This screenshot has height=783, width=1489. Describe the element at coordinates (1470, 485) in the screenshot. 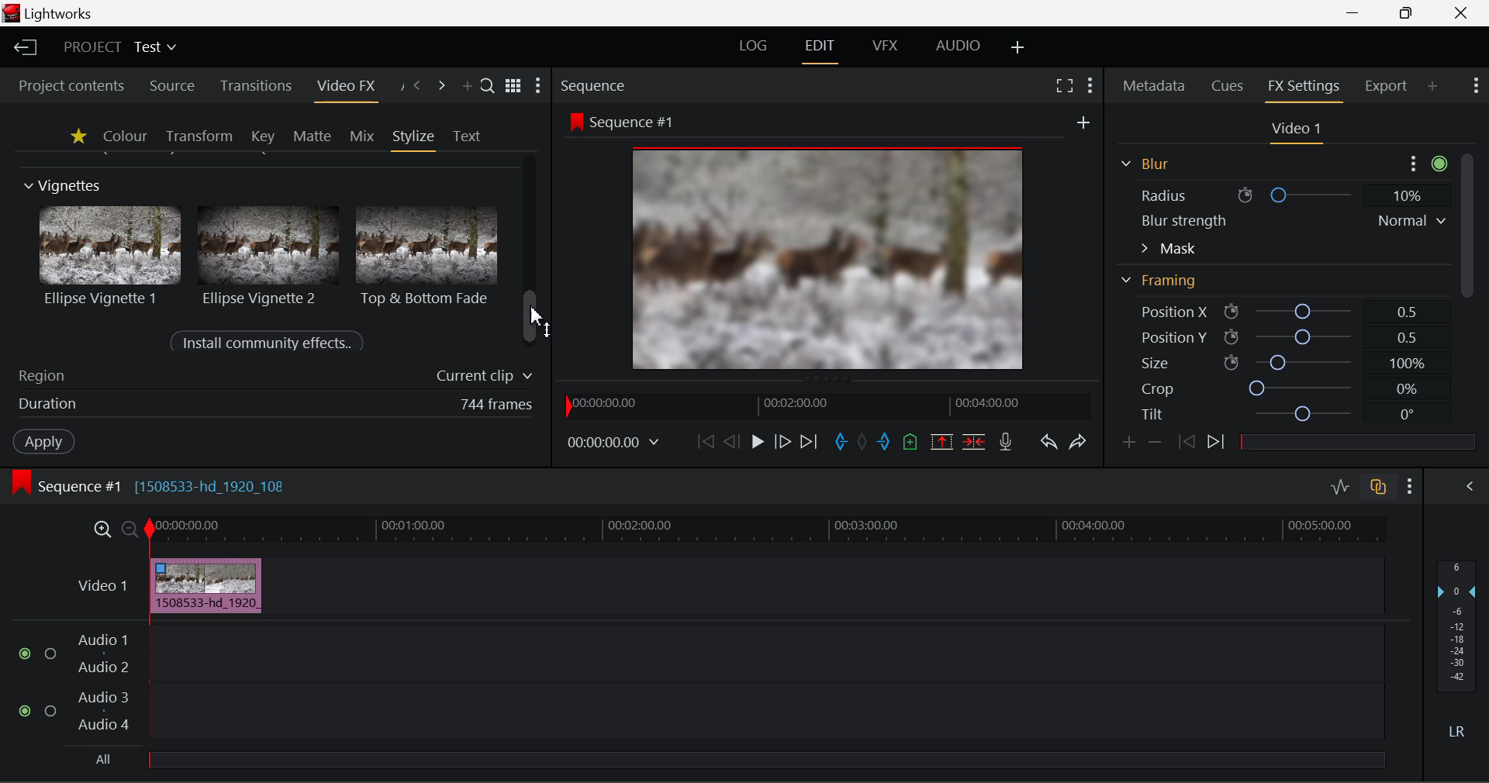

I see `View Audio Mix` at that location.